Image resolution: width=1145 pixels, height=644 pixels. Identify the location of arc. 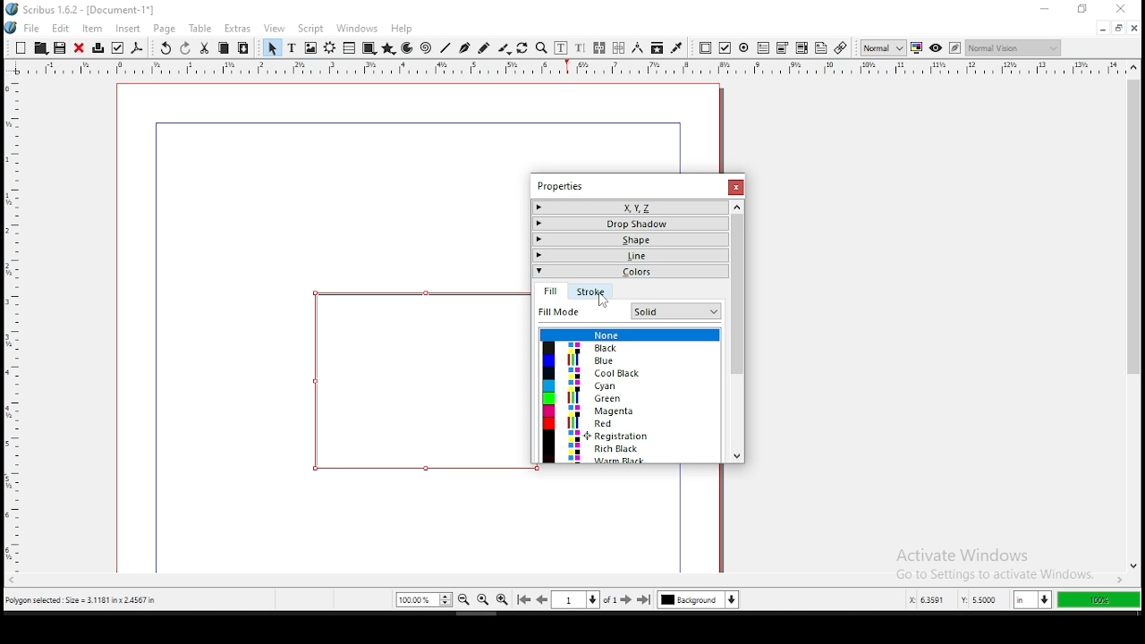
(408, 48).